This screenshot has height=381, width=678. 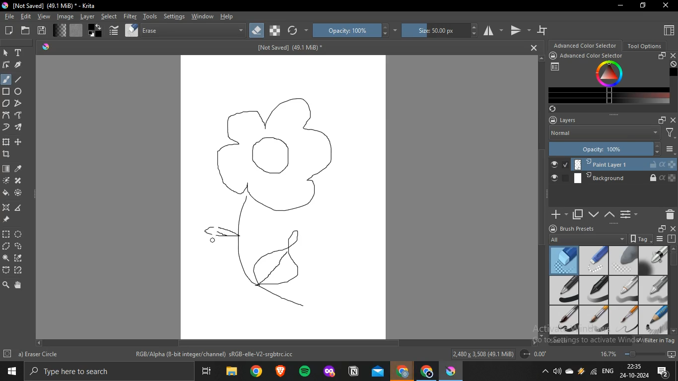 I want to click on b) Basic-6 Details, so click(x=42, y=354).